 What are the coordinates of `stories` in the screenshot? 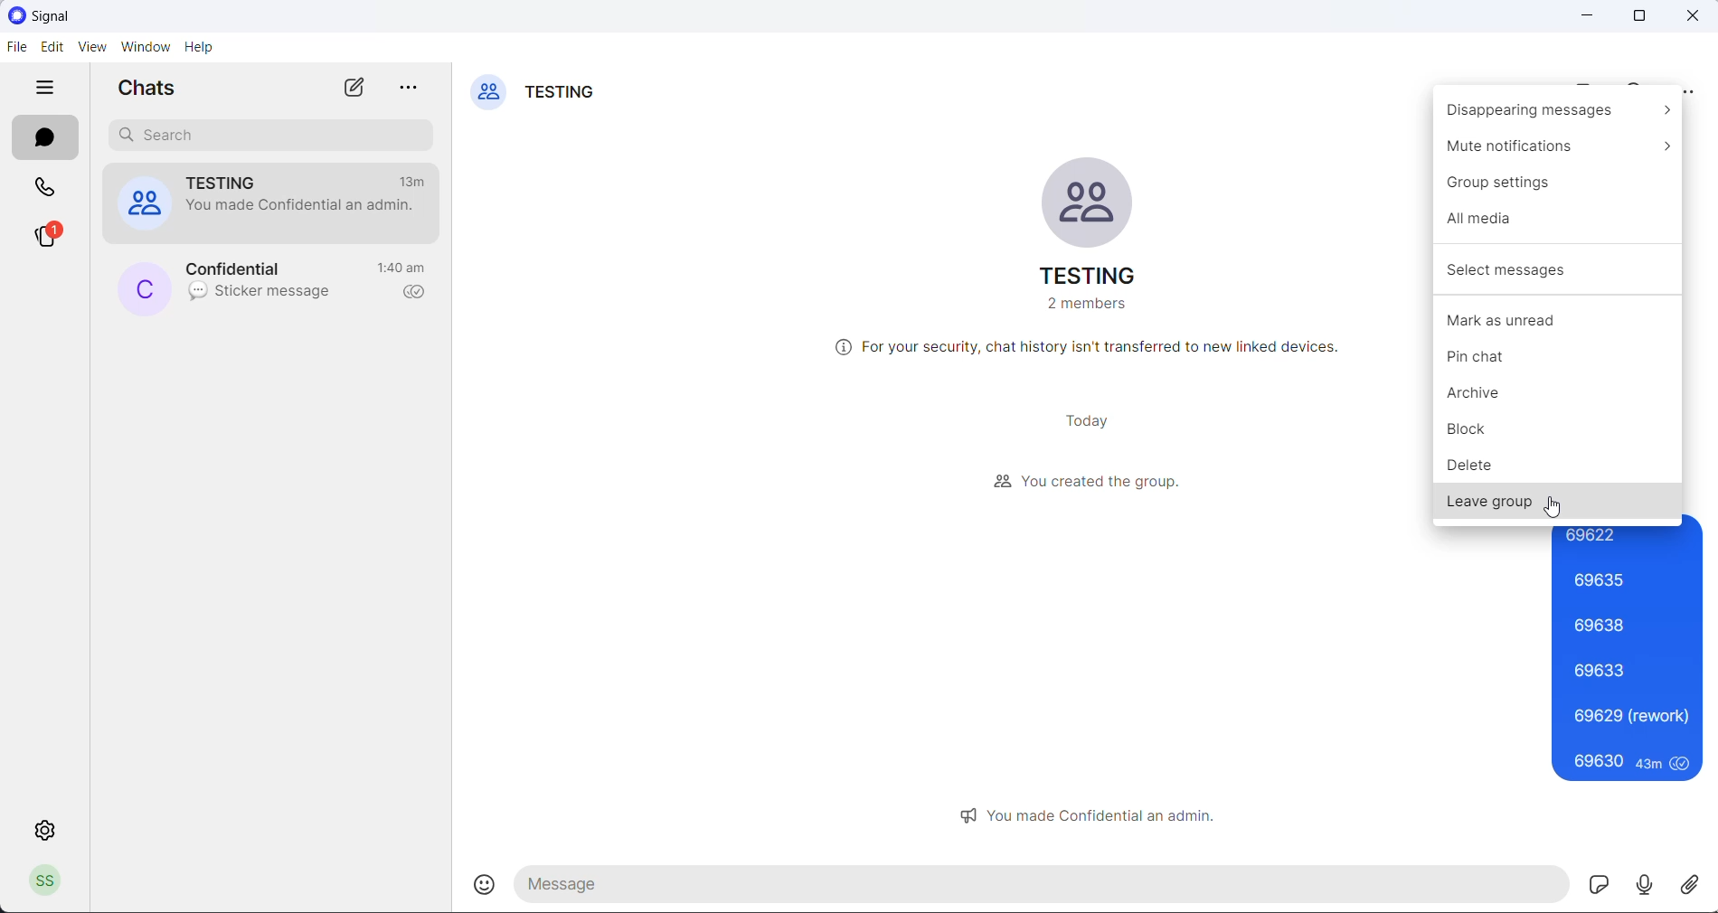 It's located at (50, 238).